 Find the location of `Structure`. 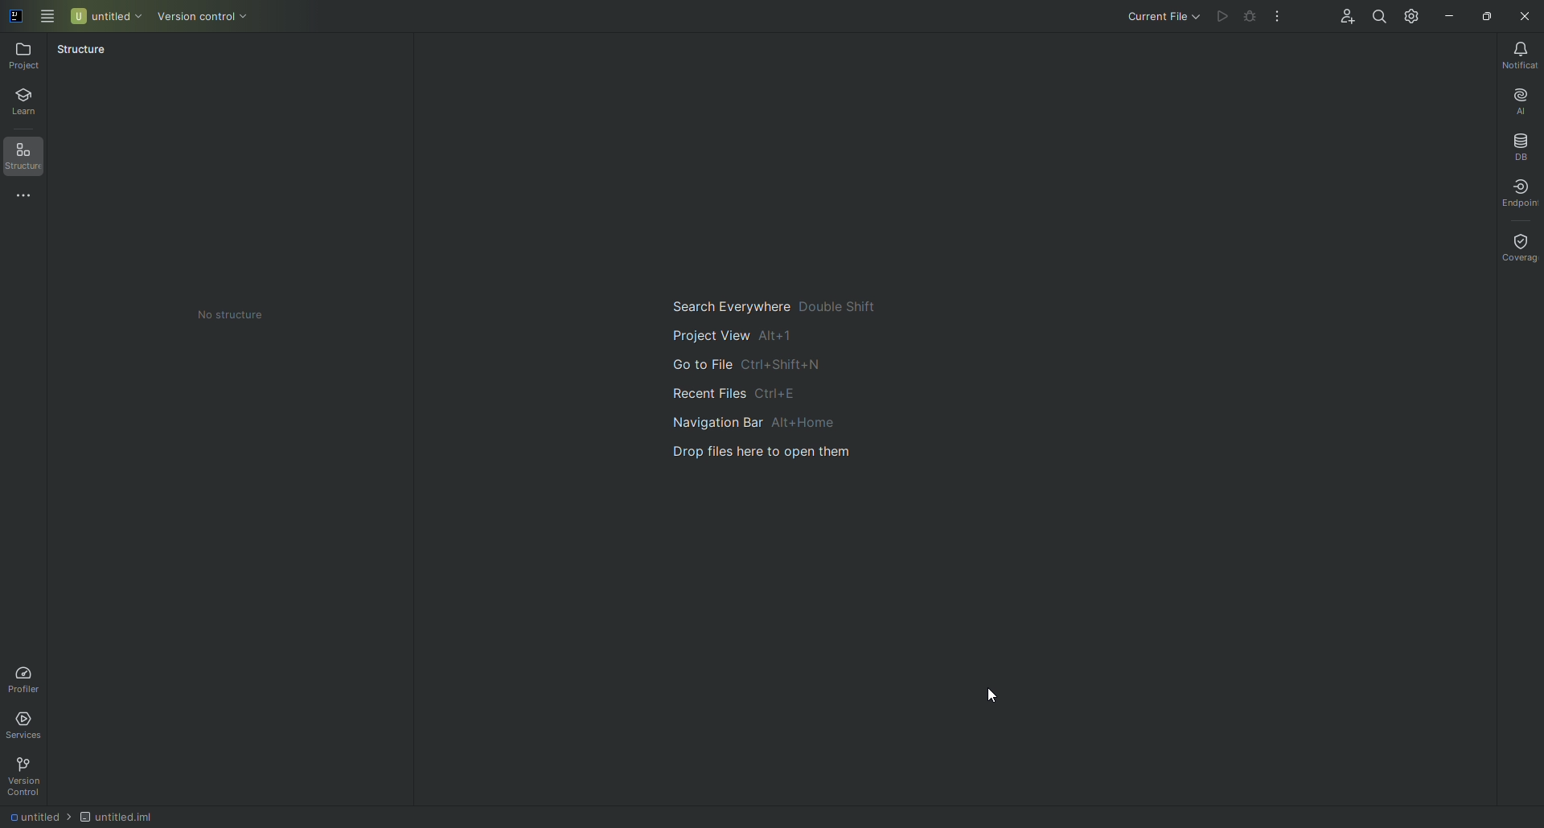

Structure is located at coordinates (84, 49).